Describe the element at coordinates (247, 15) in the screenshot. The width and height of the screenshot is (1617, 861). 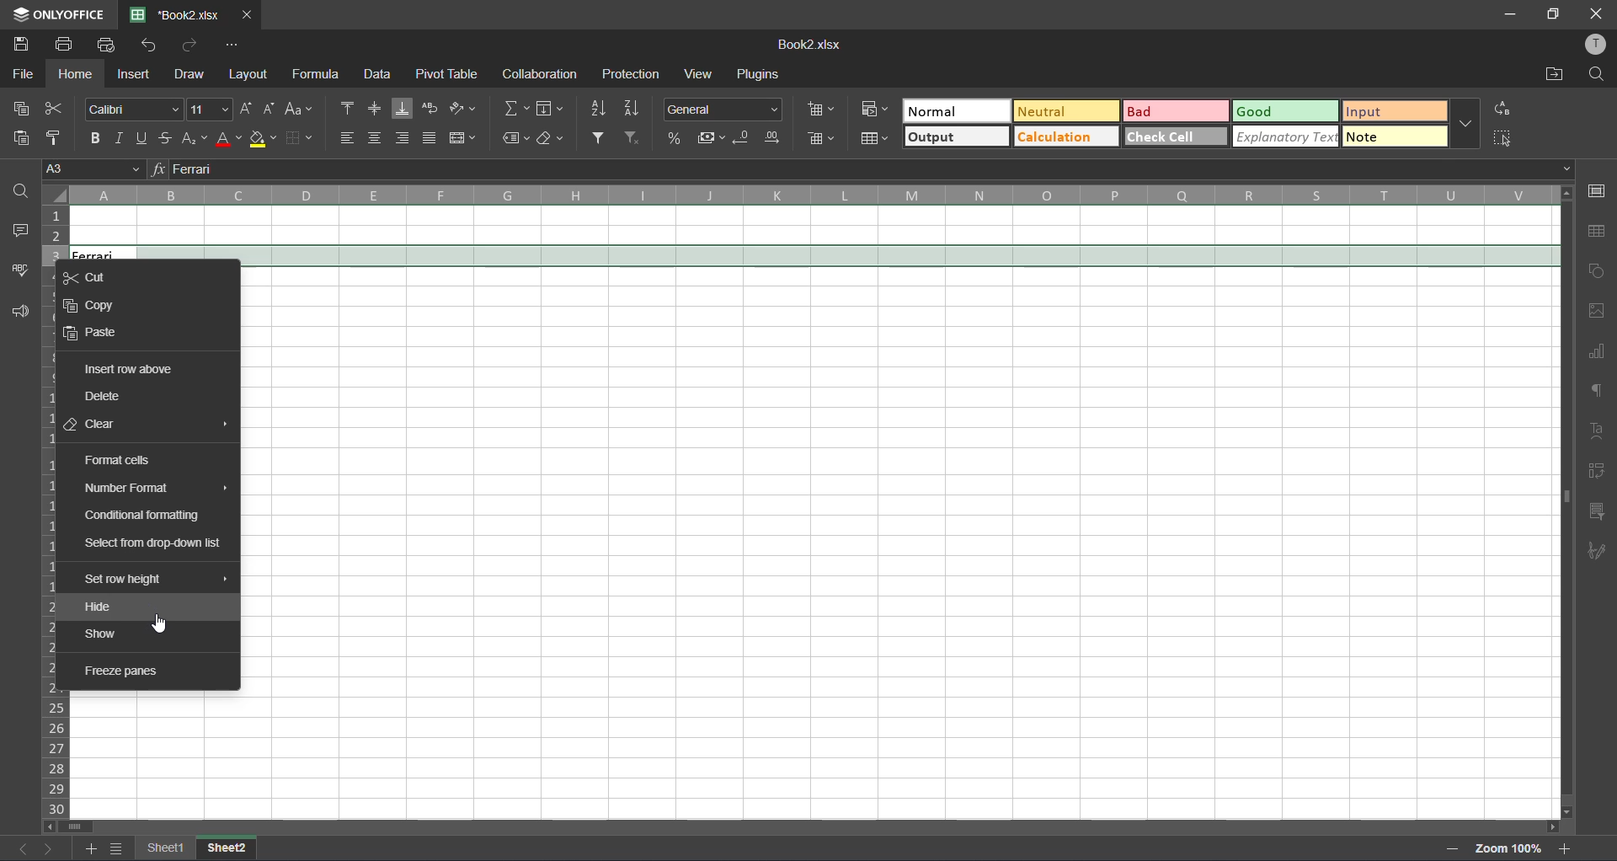
I see `close` at that location.